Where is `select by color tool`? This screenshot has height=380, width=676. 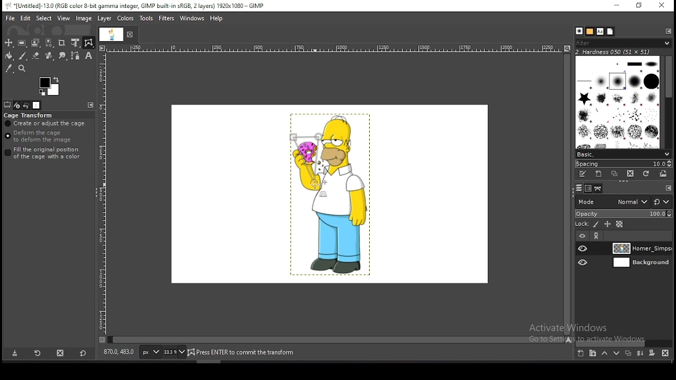
select by color tool is located at coordinates (49, 43).